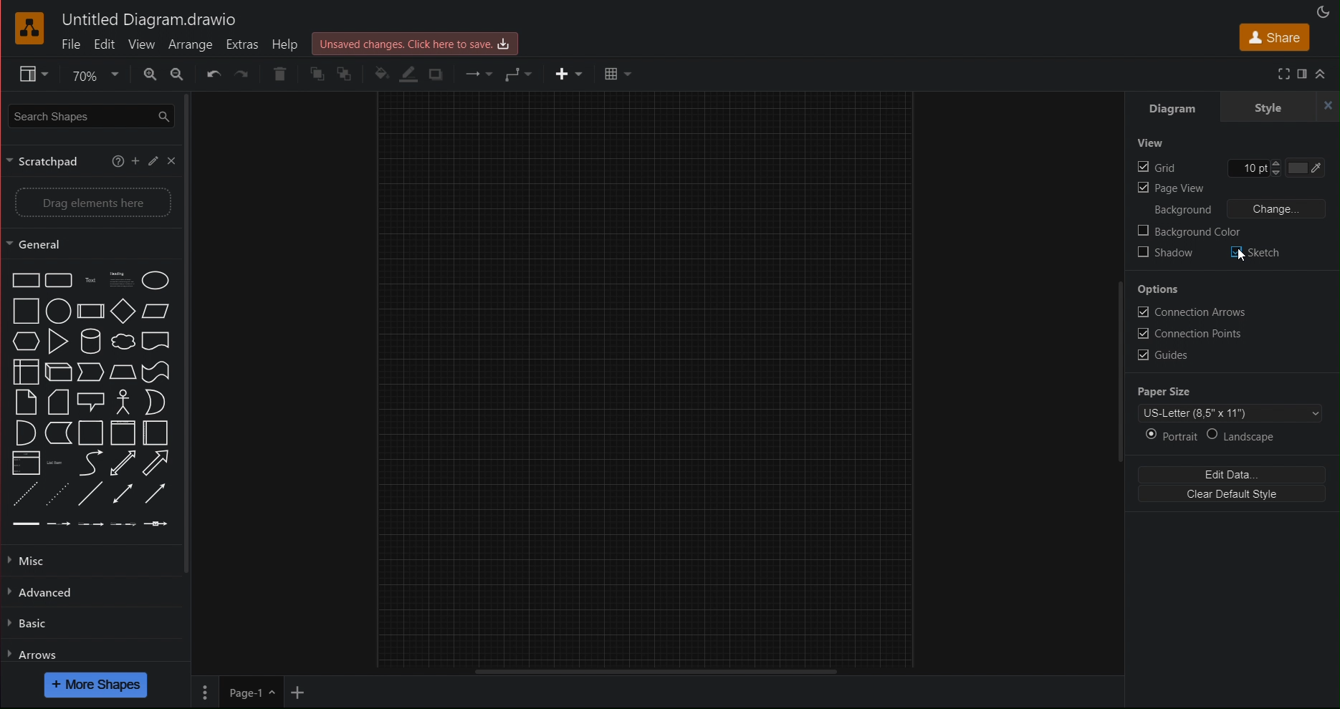 This screenshot has height=709, width=1340. I want to click on Zoom Out, so click(178, 74).